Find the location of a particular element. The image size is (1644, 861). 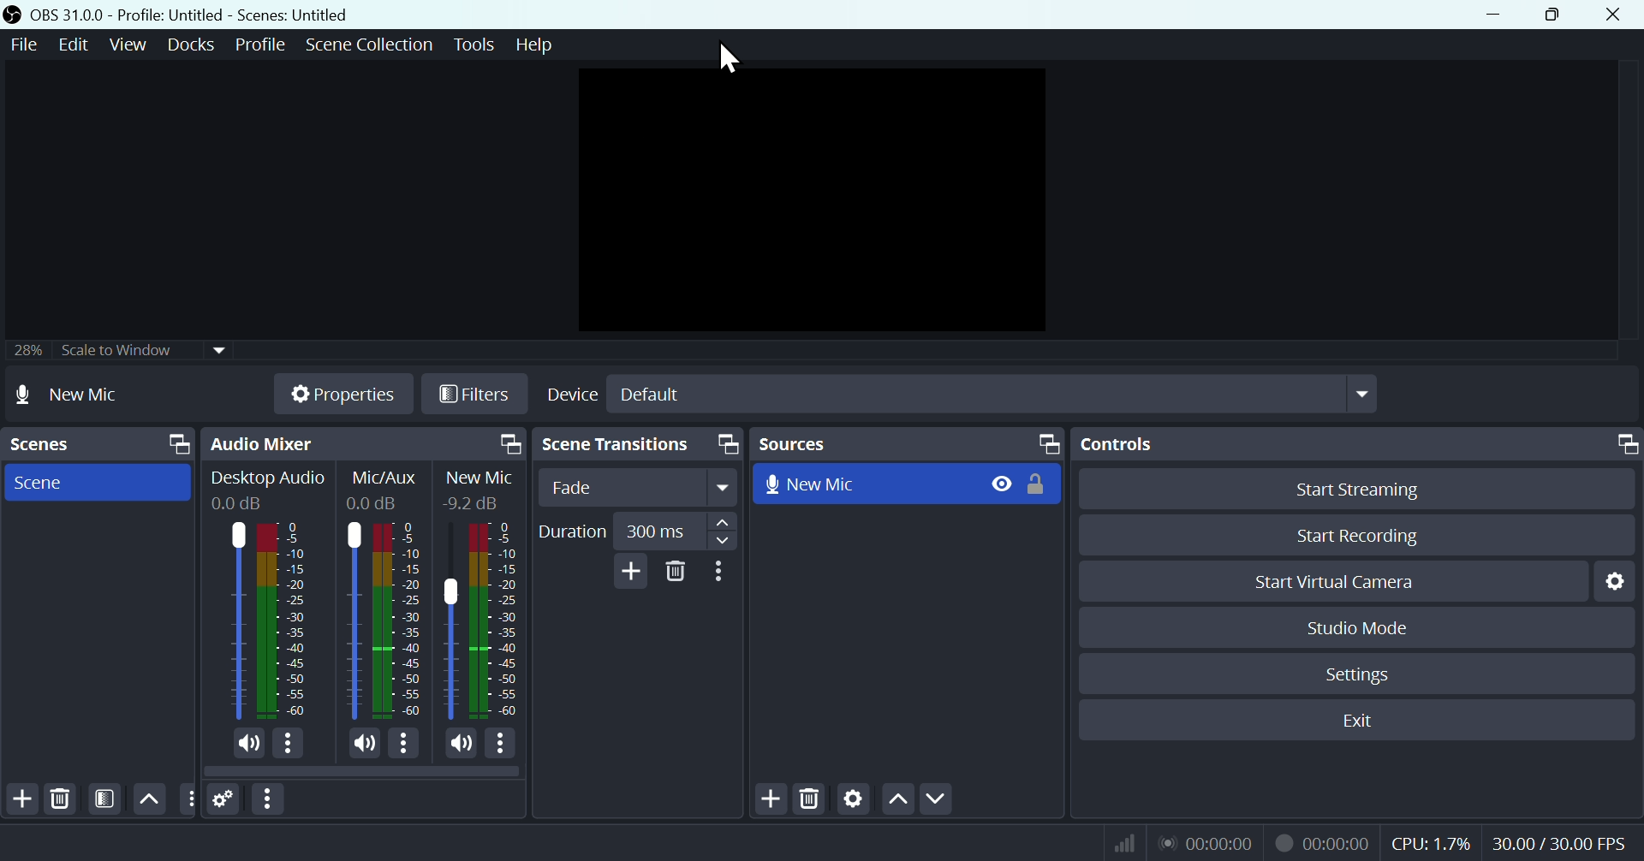

(un)mute is located at coordinates (247, 744).